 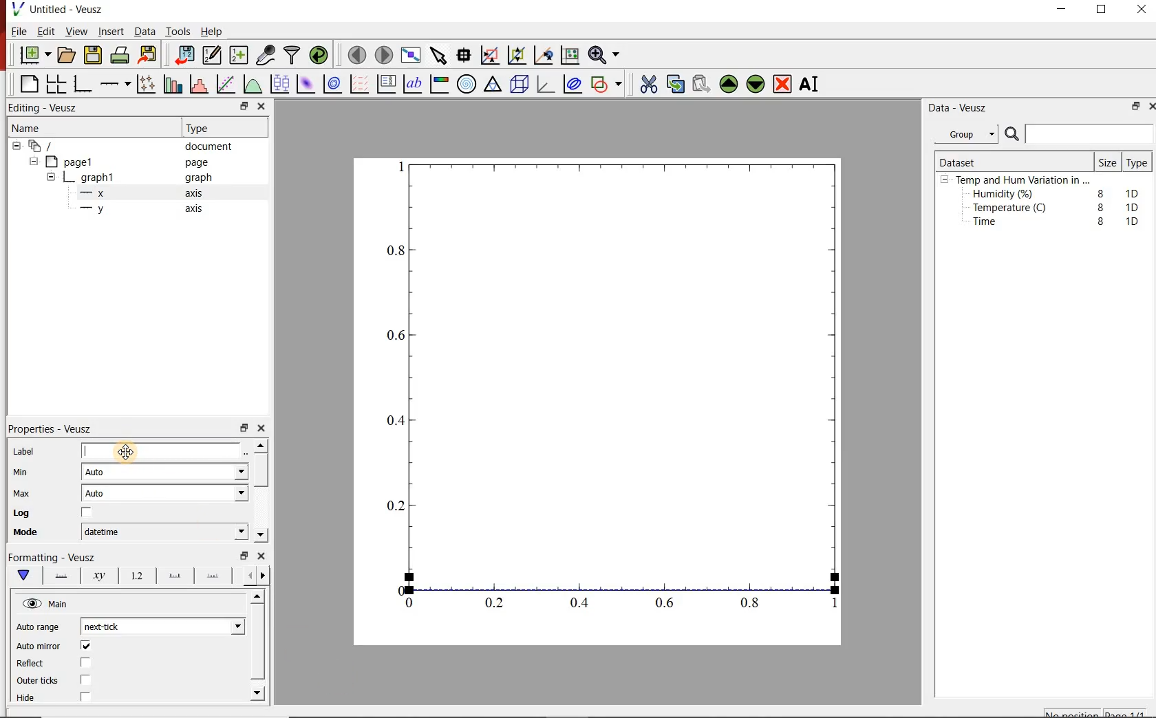 I want to click on Mode, so click(x=34, y=534).